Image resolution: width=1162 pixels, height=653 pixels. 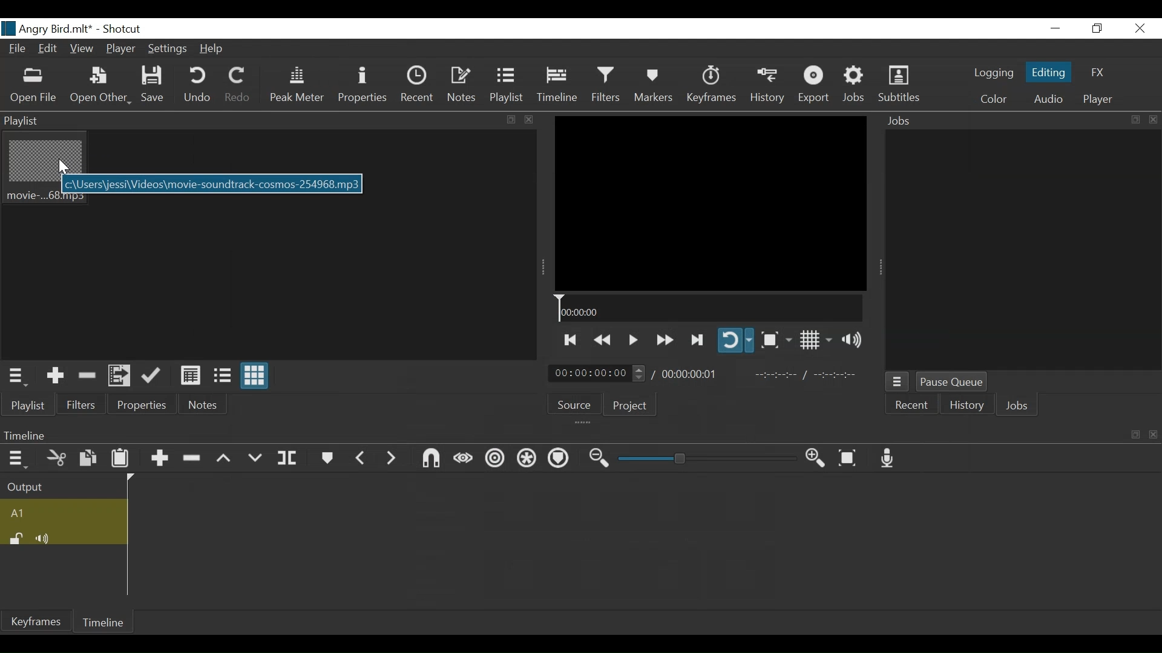 What do you see at coordinates (221, 377) in the screenshot?
I see `View as files` at bounding box center [221, 377].